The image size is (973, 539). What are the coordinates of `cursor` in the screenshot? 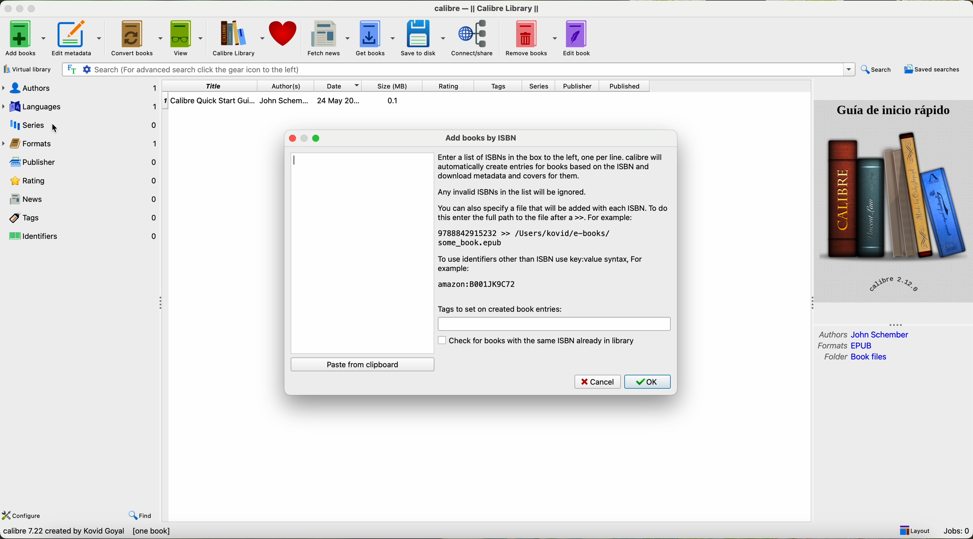 It's located at (53, 126).